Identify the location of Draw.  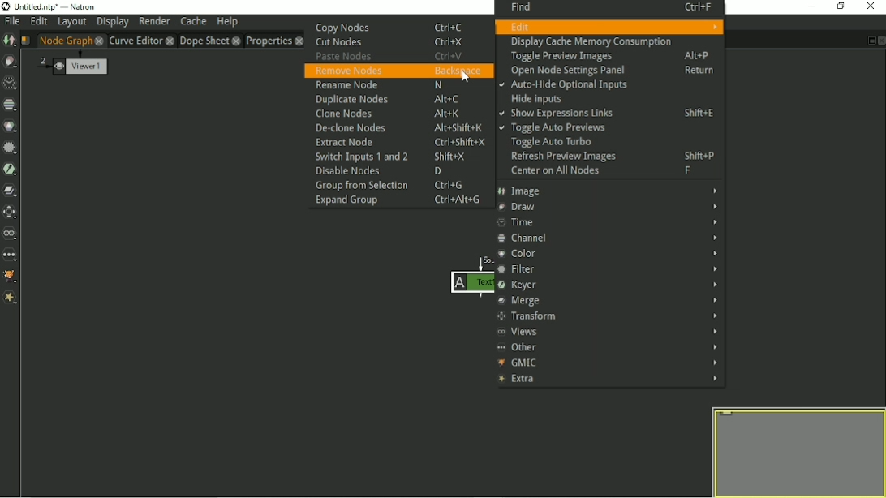
(609, 207).